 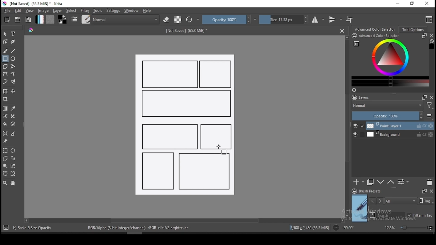 What do you see at coordinates (13, 92) in the screenshot?
I see `move a layer` at bounding box center [13, 92].